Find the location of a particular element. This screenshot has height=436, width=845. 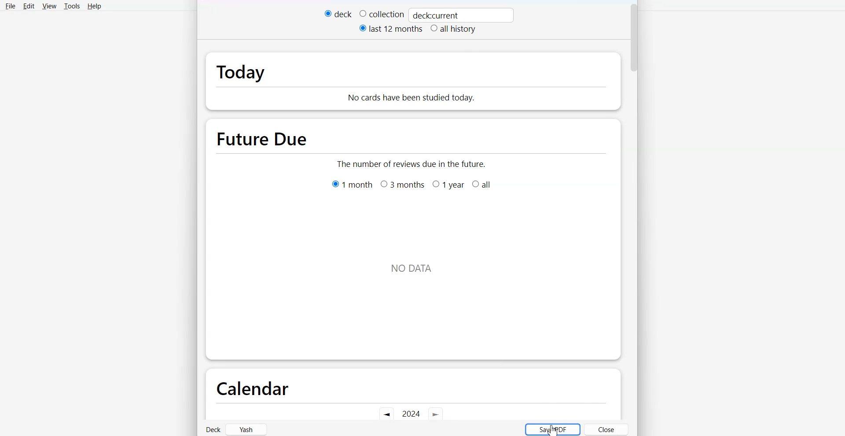

1 Year is located at coordinates (448, 185).